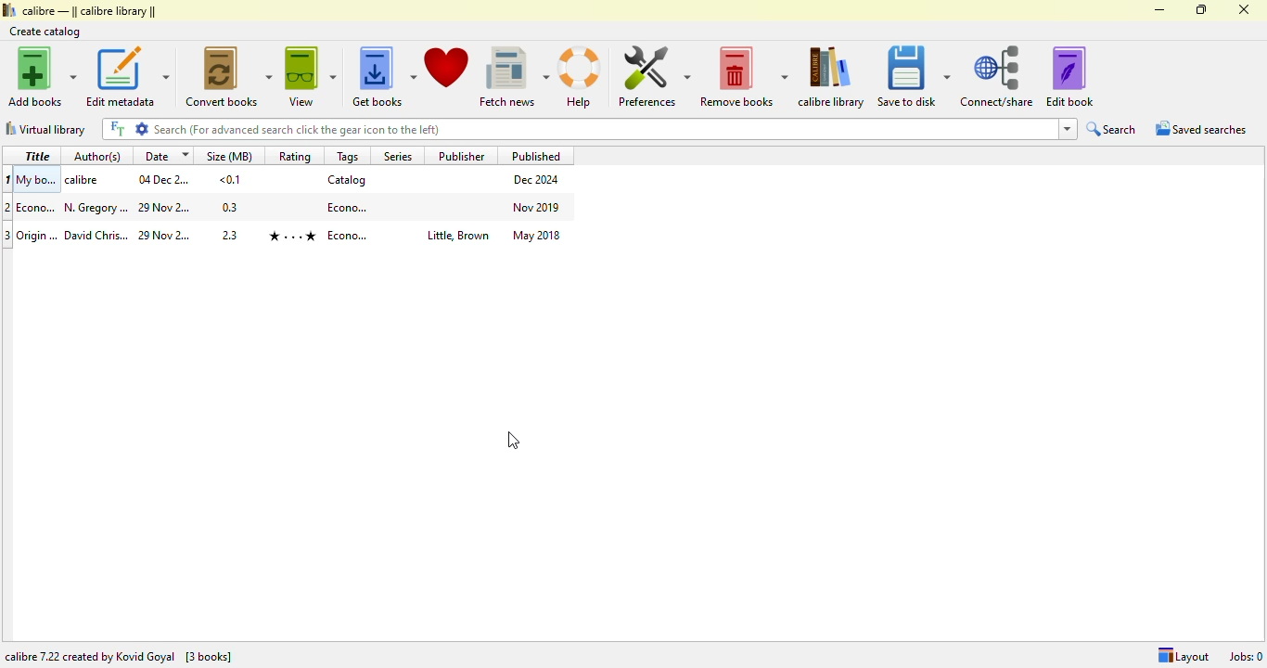 Image resolution: width=1267 pixels, height=668 pixels. What do you see at coordinates (83, 44) in the screenshot?
I see `cursor` at bounding box center [83, 44].